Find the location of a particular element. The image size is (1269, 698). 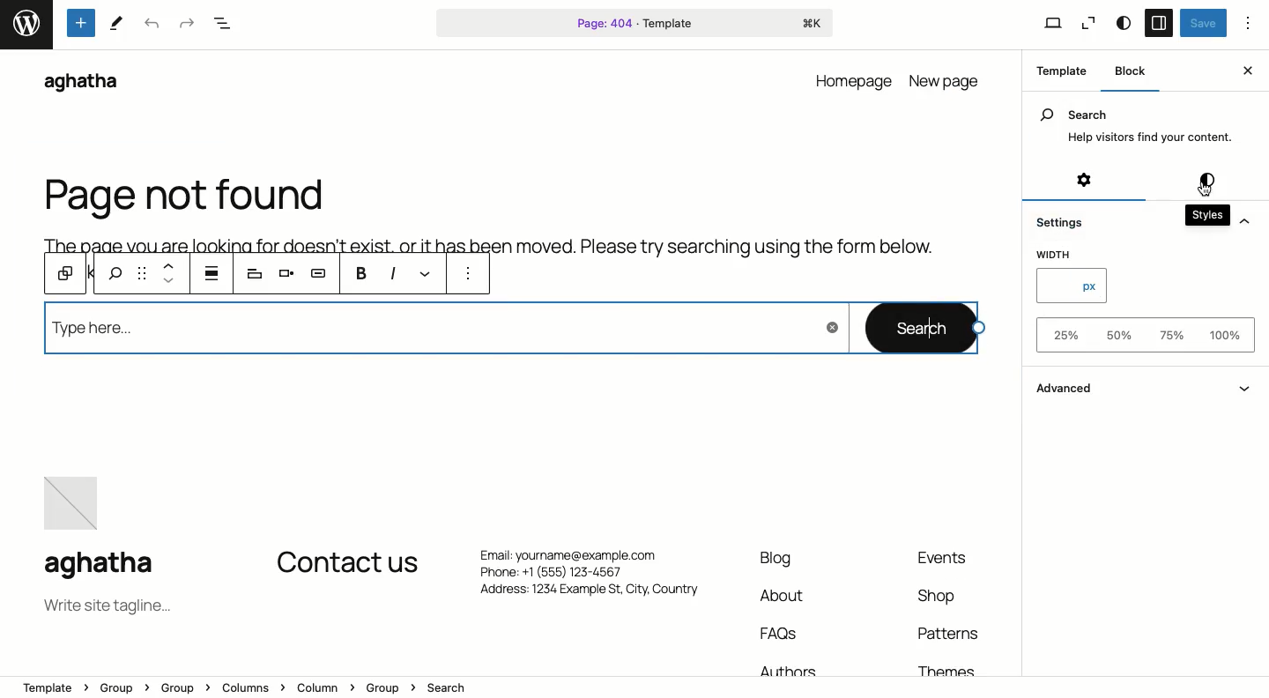

aghatha is located at coordinates (79, 82).